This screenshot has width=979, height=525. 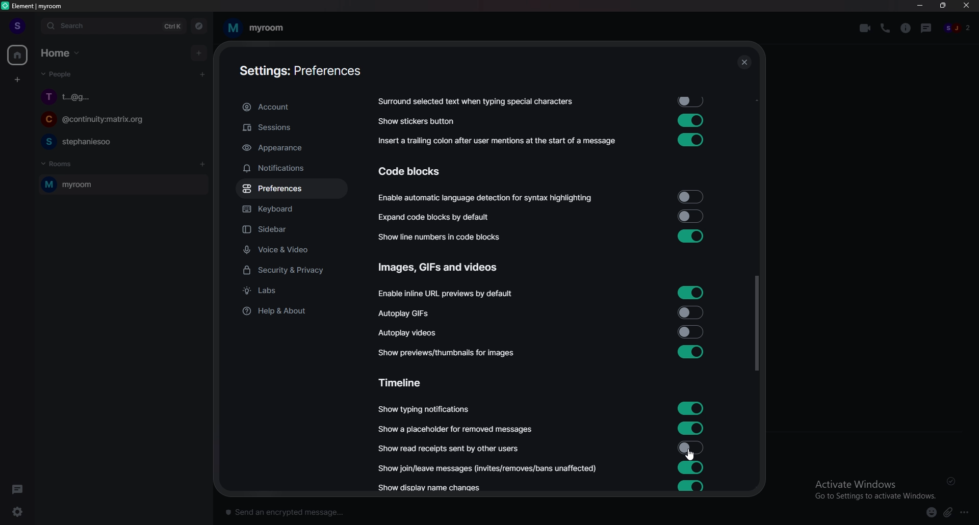 What do you see at coordinates (944, 6) in the screenshot?
I see `resize` at bounding box center [944, 6].